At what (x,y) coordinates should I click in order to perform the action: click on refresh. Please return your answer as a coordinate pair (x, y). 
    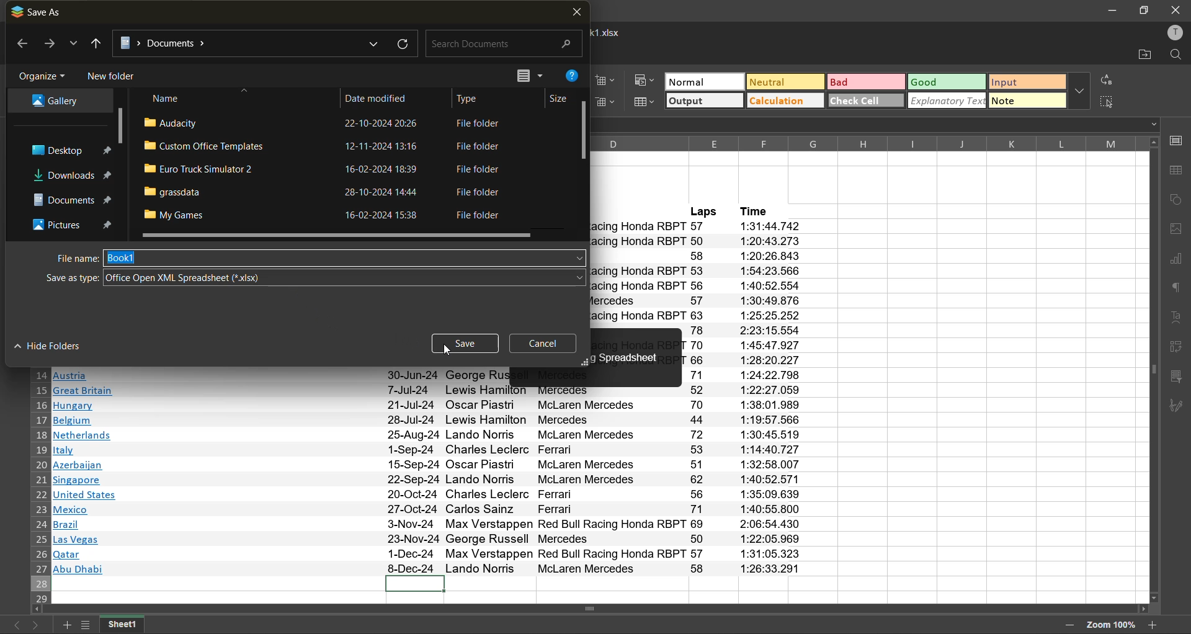
    Looking at the image, I should click on (405, 44).